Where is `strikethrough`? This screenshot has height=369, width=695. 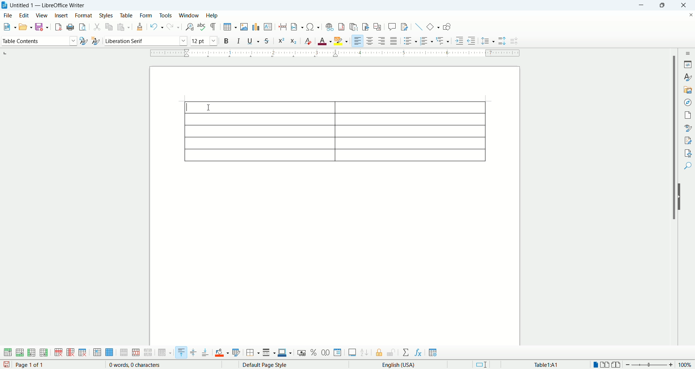 strikethrough is located at coordinates (266, 41).